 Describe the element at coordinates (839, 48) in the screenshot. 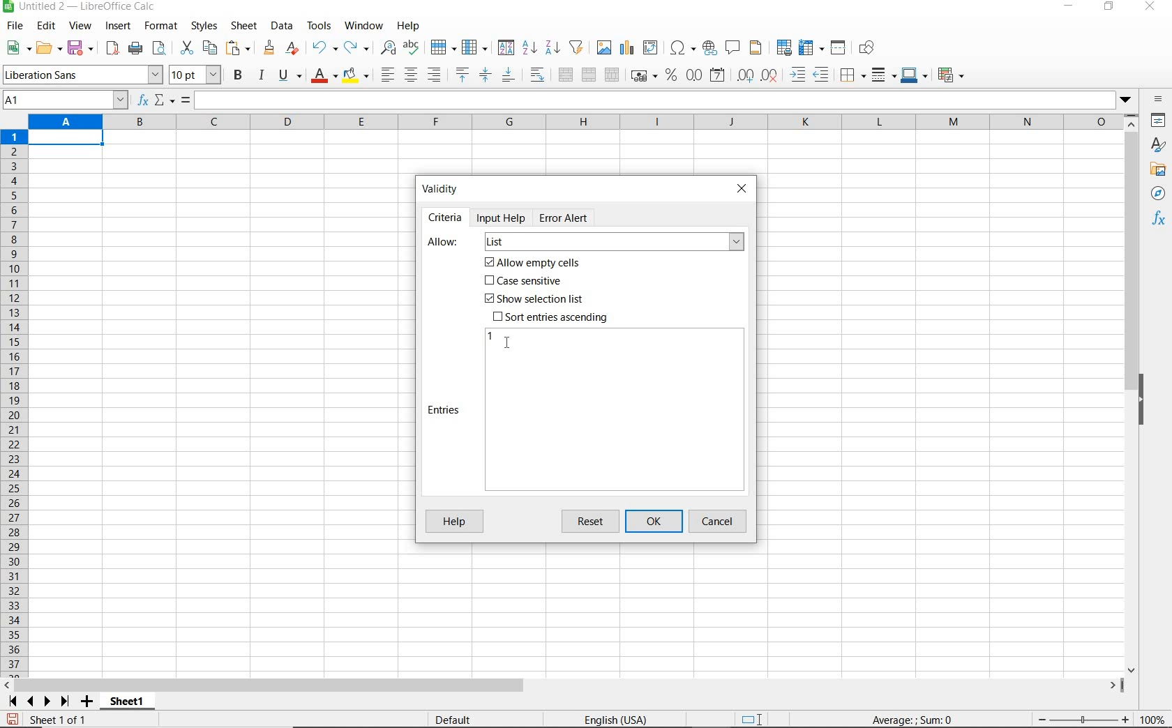

I see `split window` at that location.